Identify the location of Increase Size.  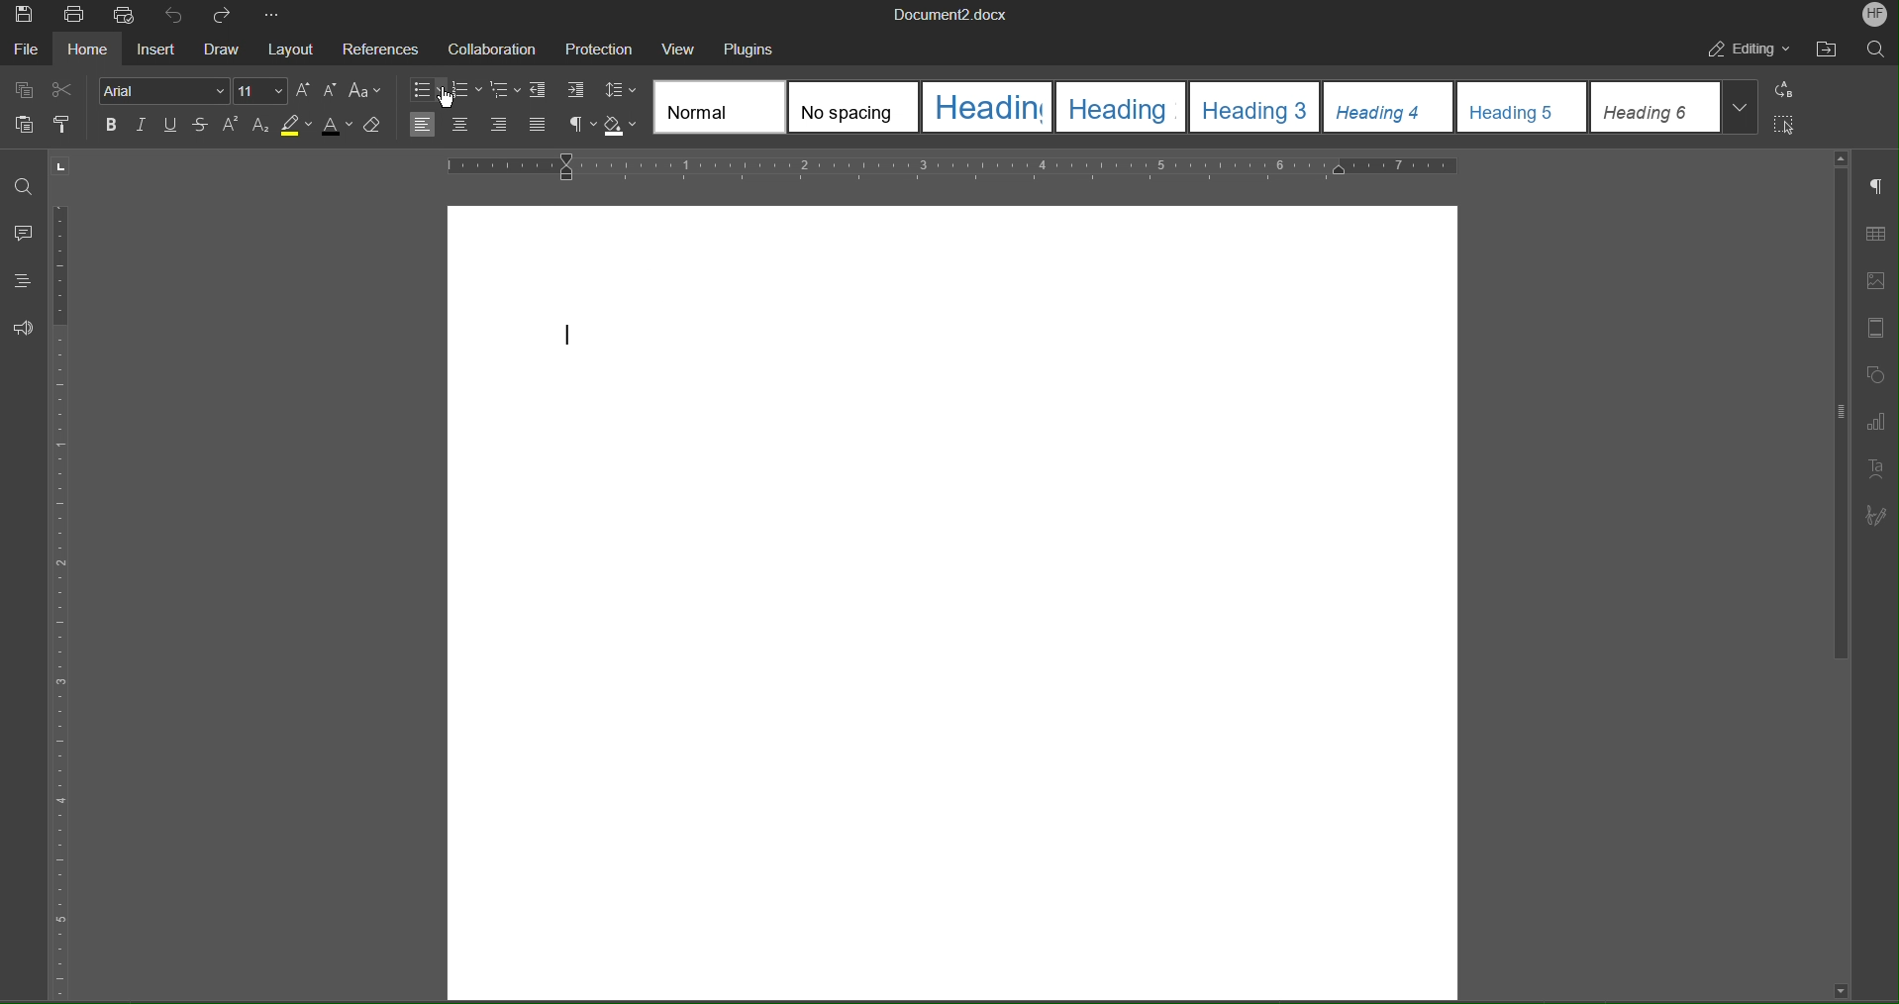
(304, 89).